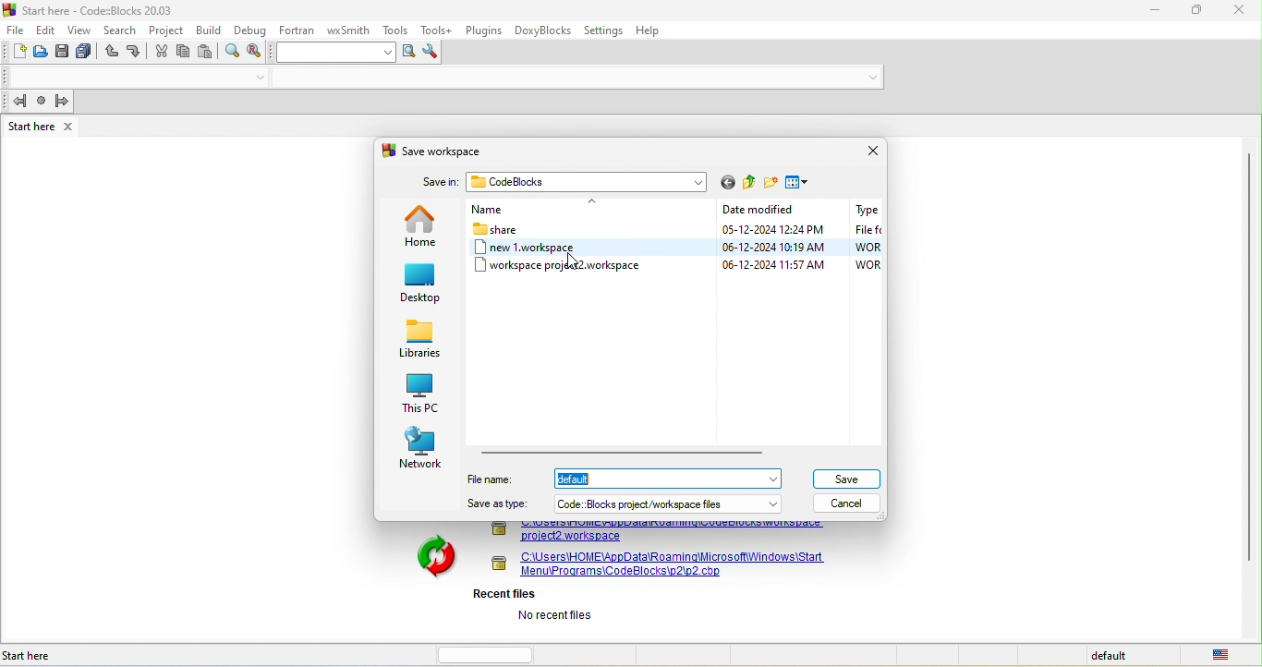 Image resolution: width=1262 pixels, height=667 pixels. What do you see at coordinates (491, 653) in the screenshot?
I see `horizontal scroll bar` at bounding box center [491, 653].